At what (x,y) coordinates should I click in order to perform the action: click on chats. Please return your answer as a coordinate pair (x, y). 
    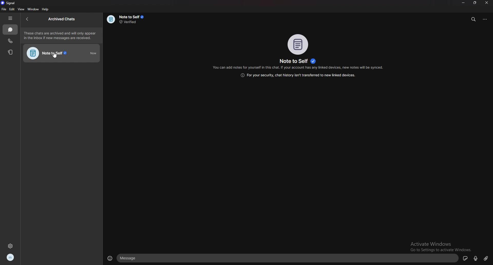
    Looking at the image, I should click on (10, 30).